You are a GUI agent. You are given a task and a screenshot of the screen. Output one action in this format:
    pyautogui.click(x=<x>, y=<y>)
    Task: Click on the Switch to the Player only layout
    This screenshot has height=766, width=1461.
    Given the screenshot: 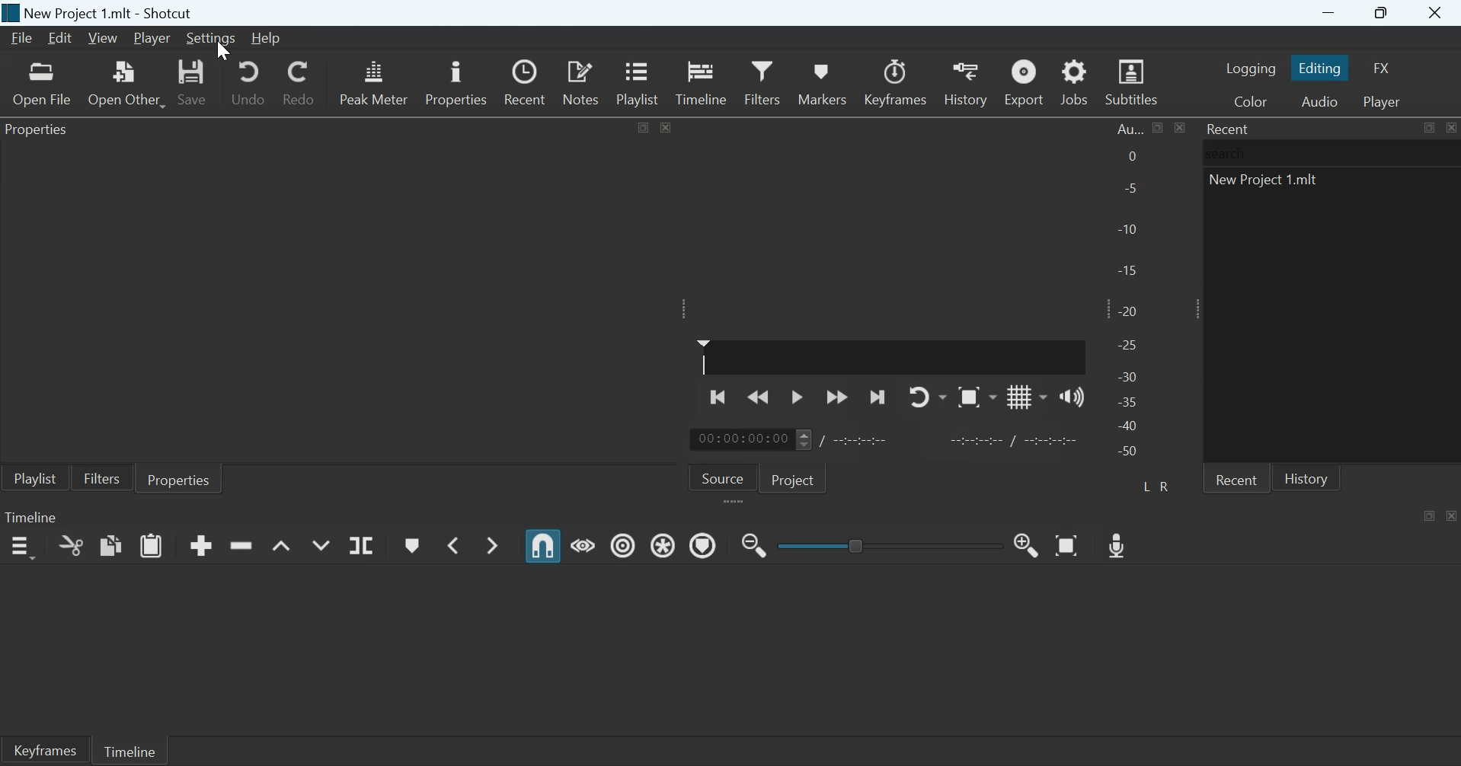 What is the action you would take?
    pyautogui.click(x=1384, y=102)
    